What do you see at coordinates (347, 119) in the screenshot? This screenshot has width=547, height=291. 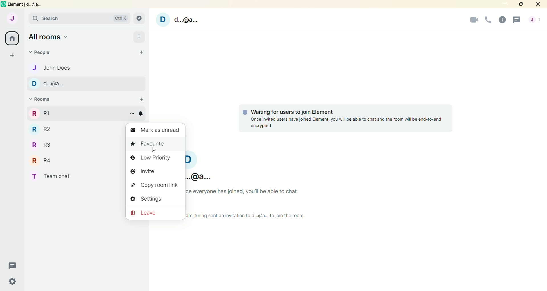 I see `© Waiting for users to join Element
Once invited users have joined Element, you will be able to chat and the room will be end-to-end
encrypted` at bounding box center [347, 119].